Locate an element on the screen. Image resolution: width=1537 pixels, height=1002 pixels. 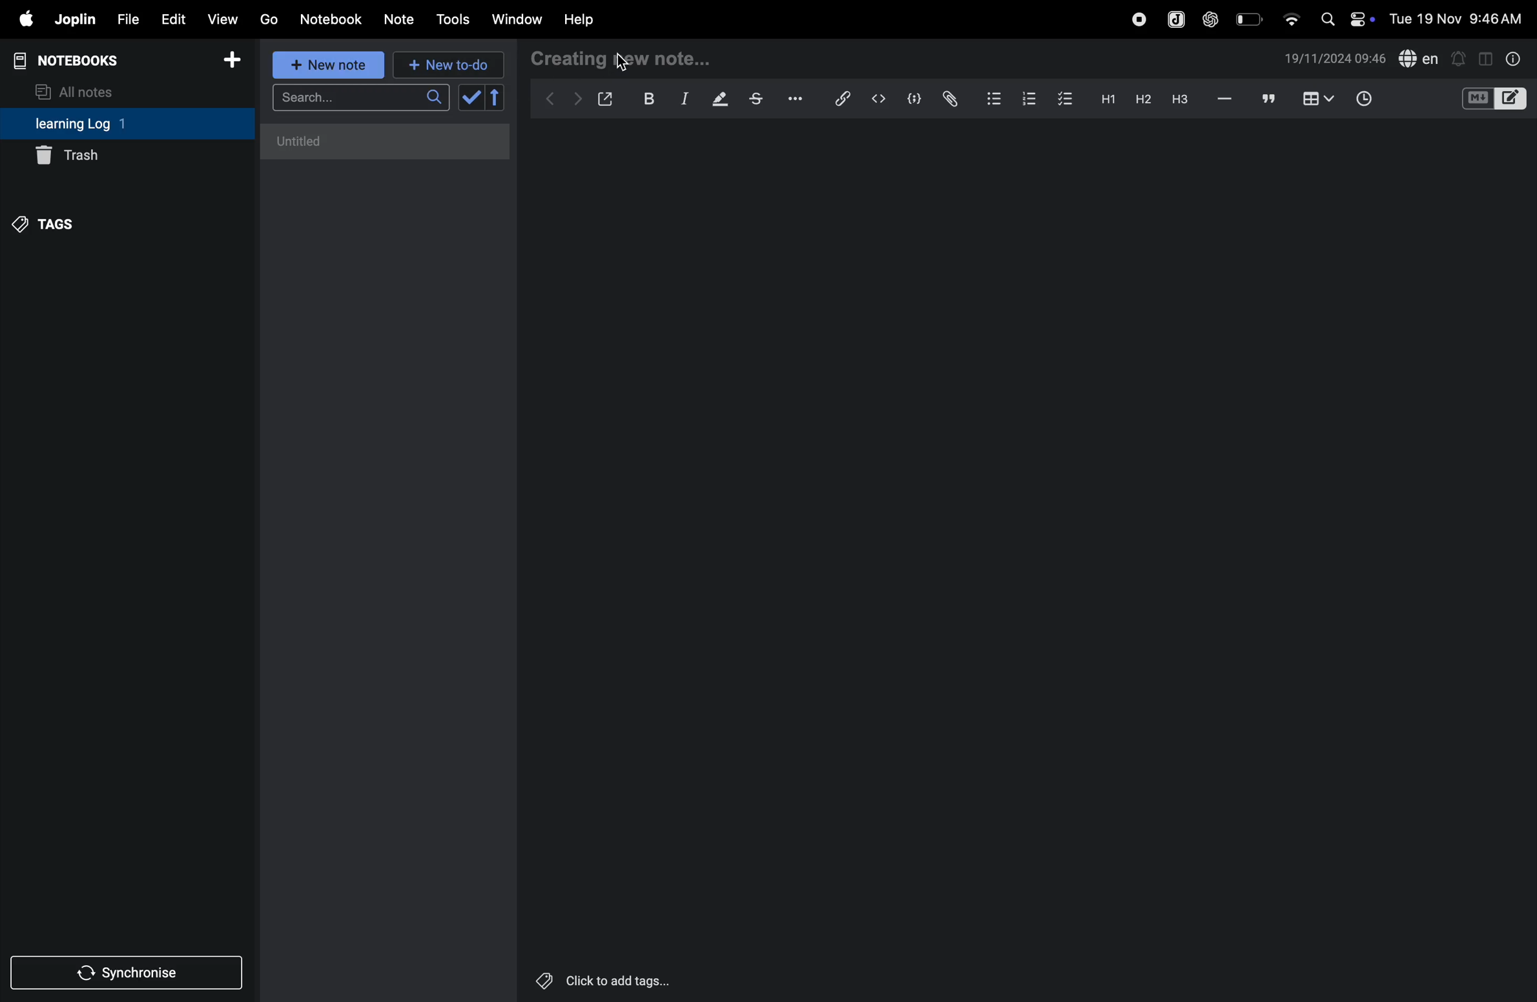
create new note is located at coordinates (638, 57).